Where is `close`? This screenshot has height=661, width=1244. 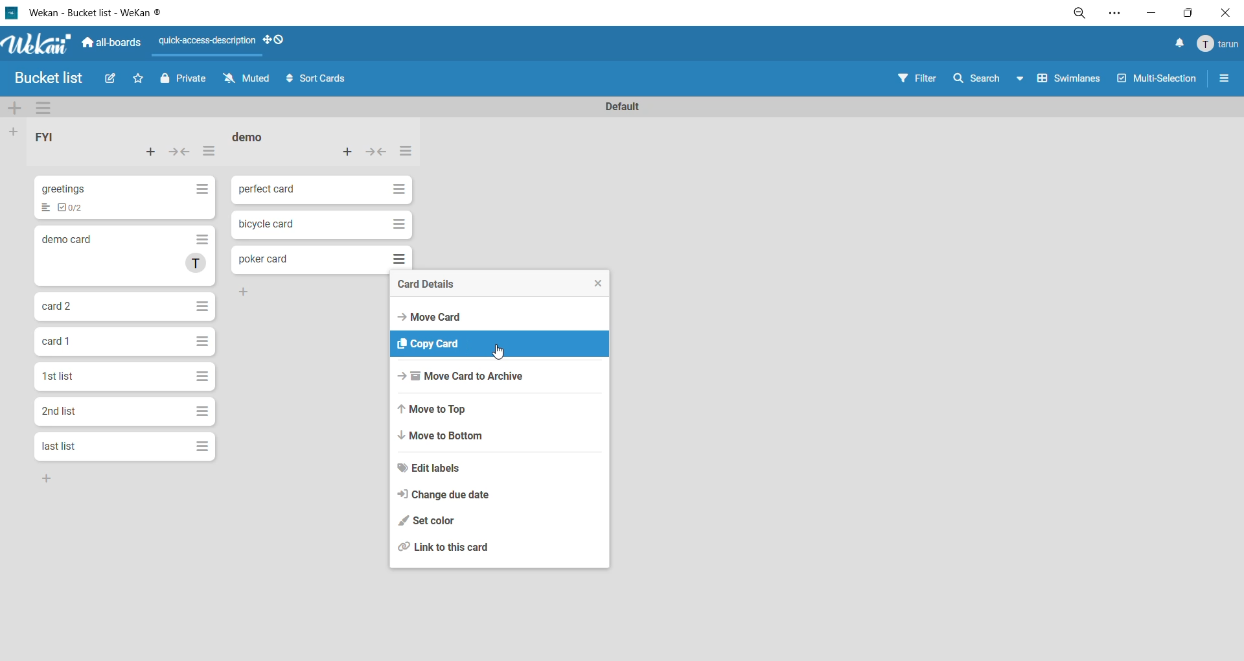 close is located at coordinates (1223, 13).